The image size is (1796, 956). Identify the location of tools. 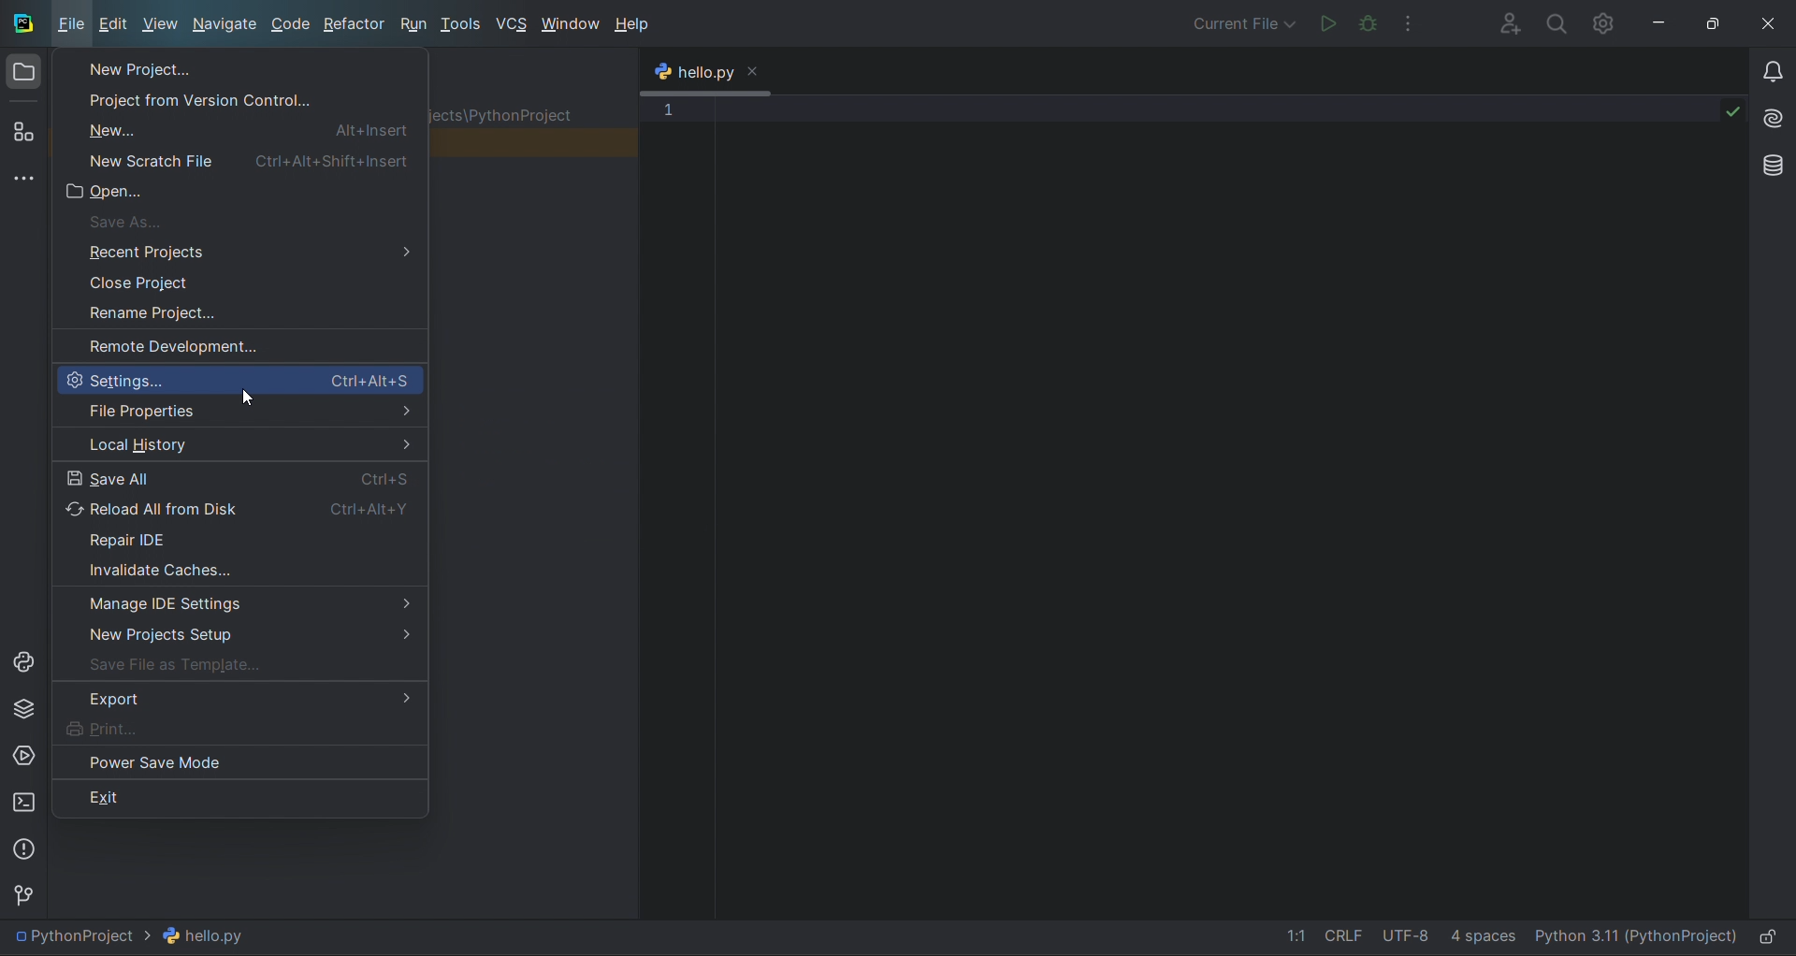
(461, 23).